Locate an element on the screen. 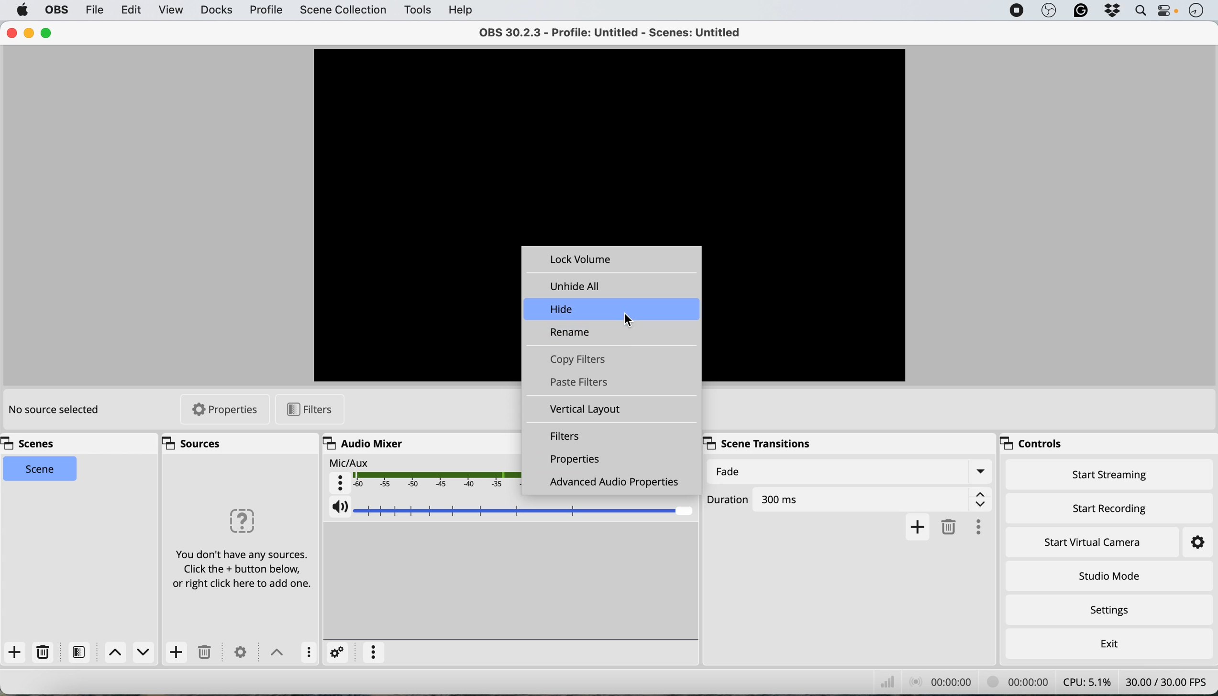 This screenshot has width=1218, height=696. rename is located at coordinates (571, 334).